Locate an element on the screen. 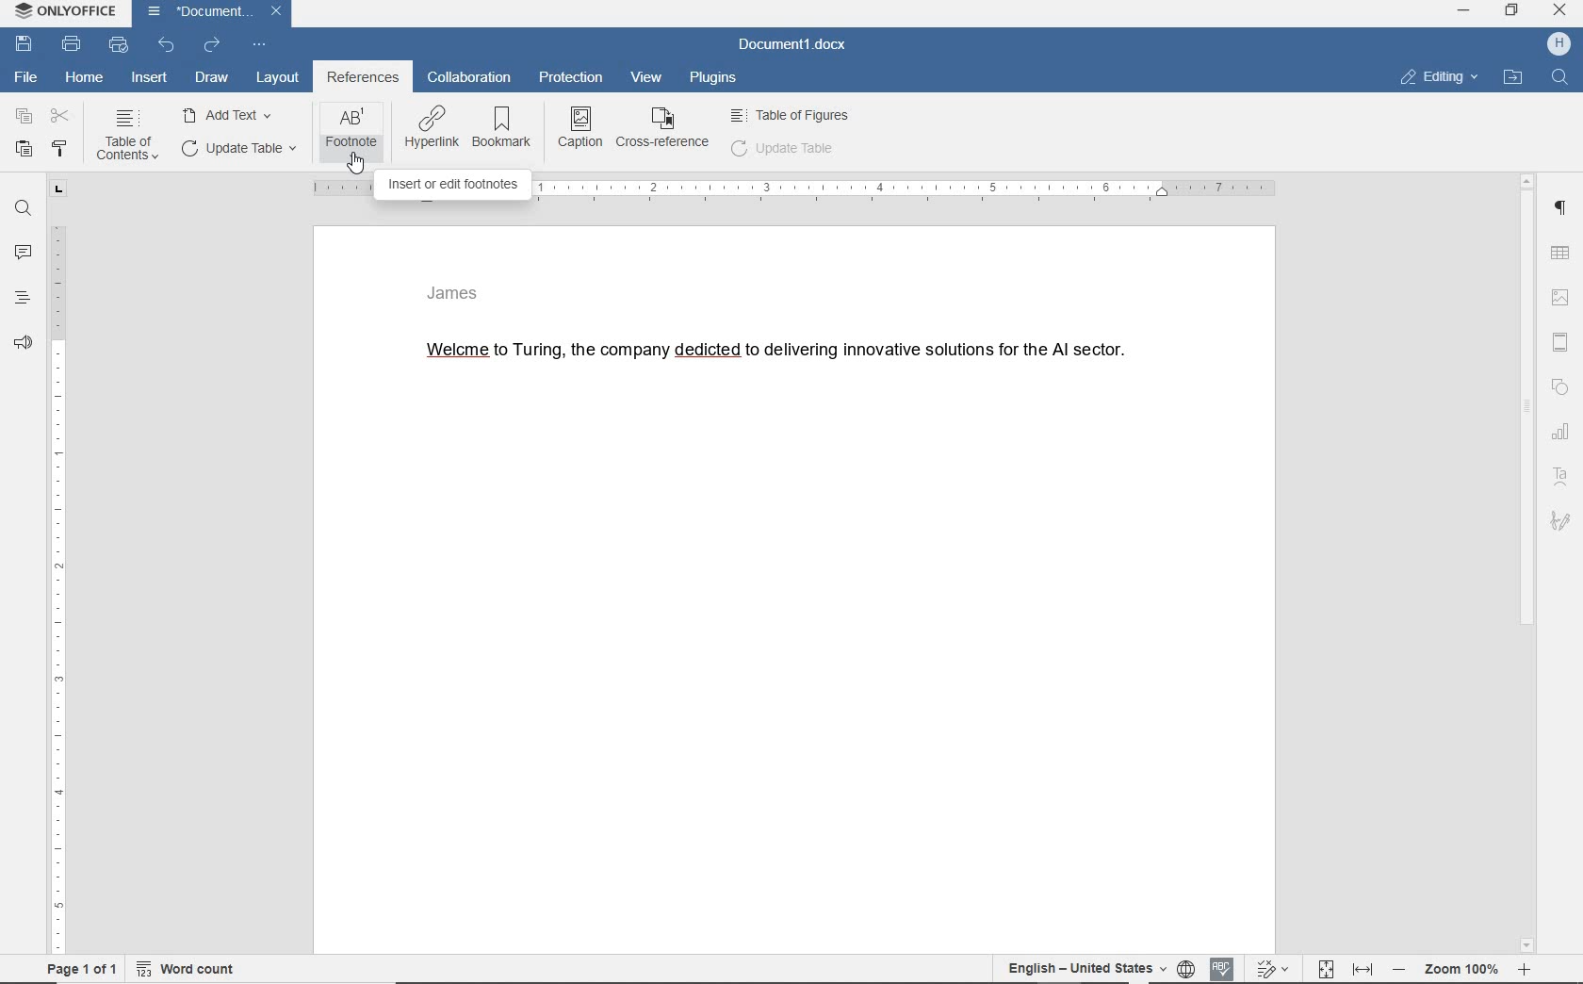  spell check is located at coordinates (1225, 969).